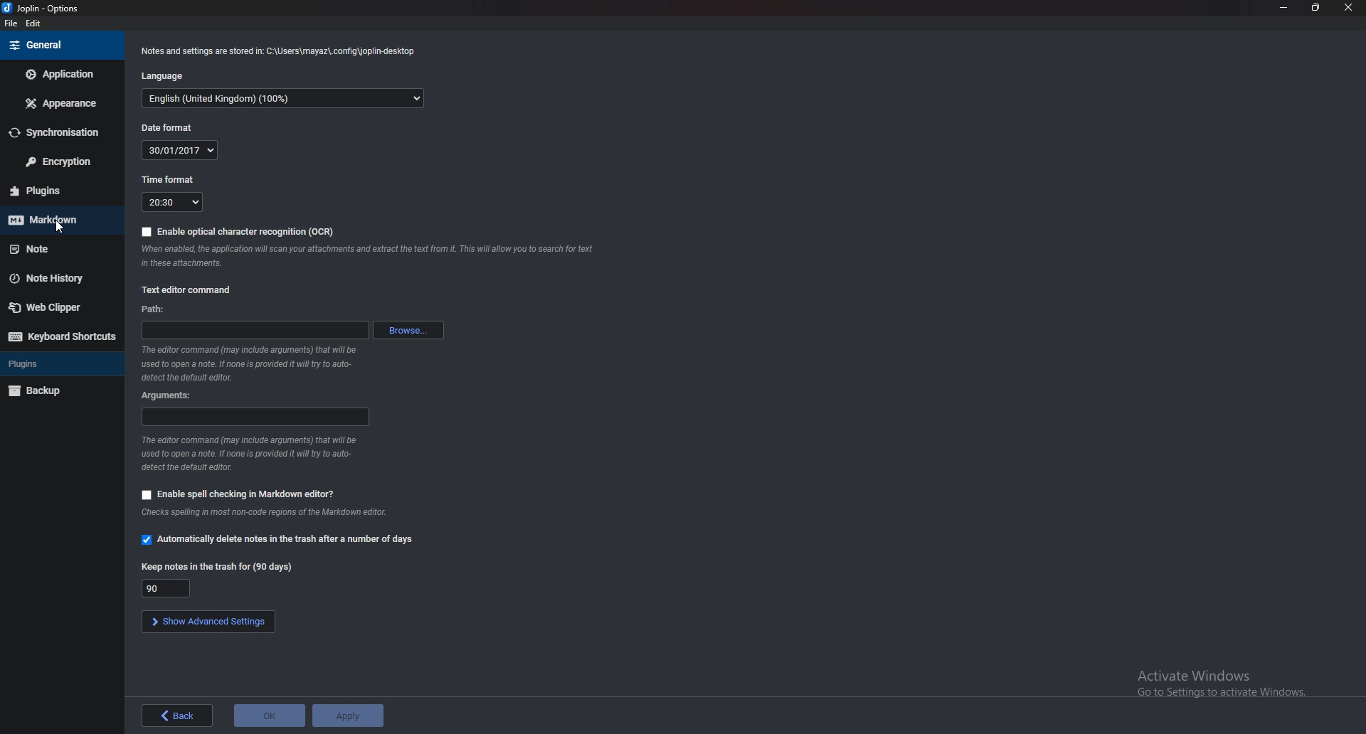  What do you see at coordinates (250, 363) in the screenshot?
I see `The editor command (may include arguments) that will be used to open a note. If none is provided it will try to auto-detect the default editor.` at bounding box center [250, 363].